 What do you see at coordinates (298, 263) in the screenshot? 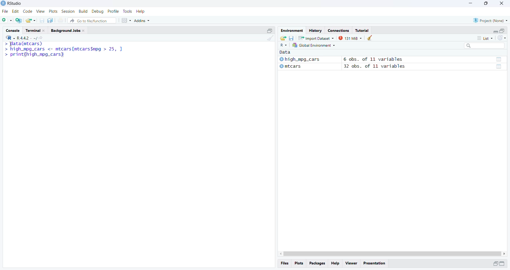
I see `Plots` at bounding box center [298, 263].